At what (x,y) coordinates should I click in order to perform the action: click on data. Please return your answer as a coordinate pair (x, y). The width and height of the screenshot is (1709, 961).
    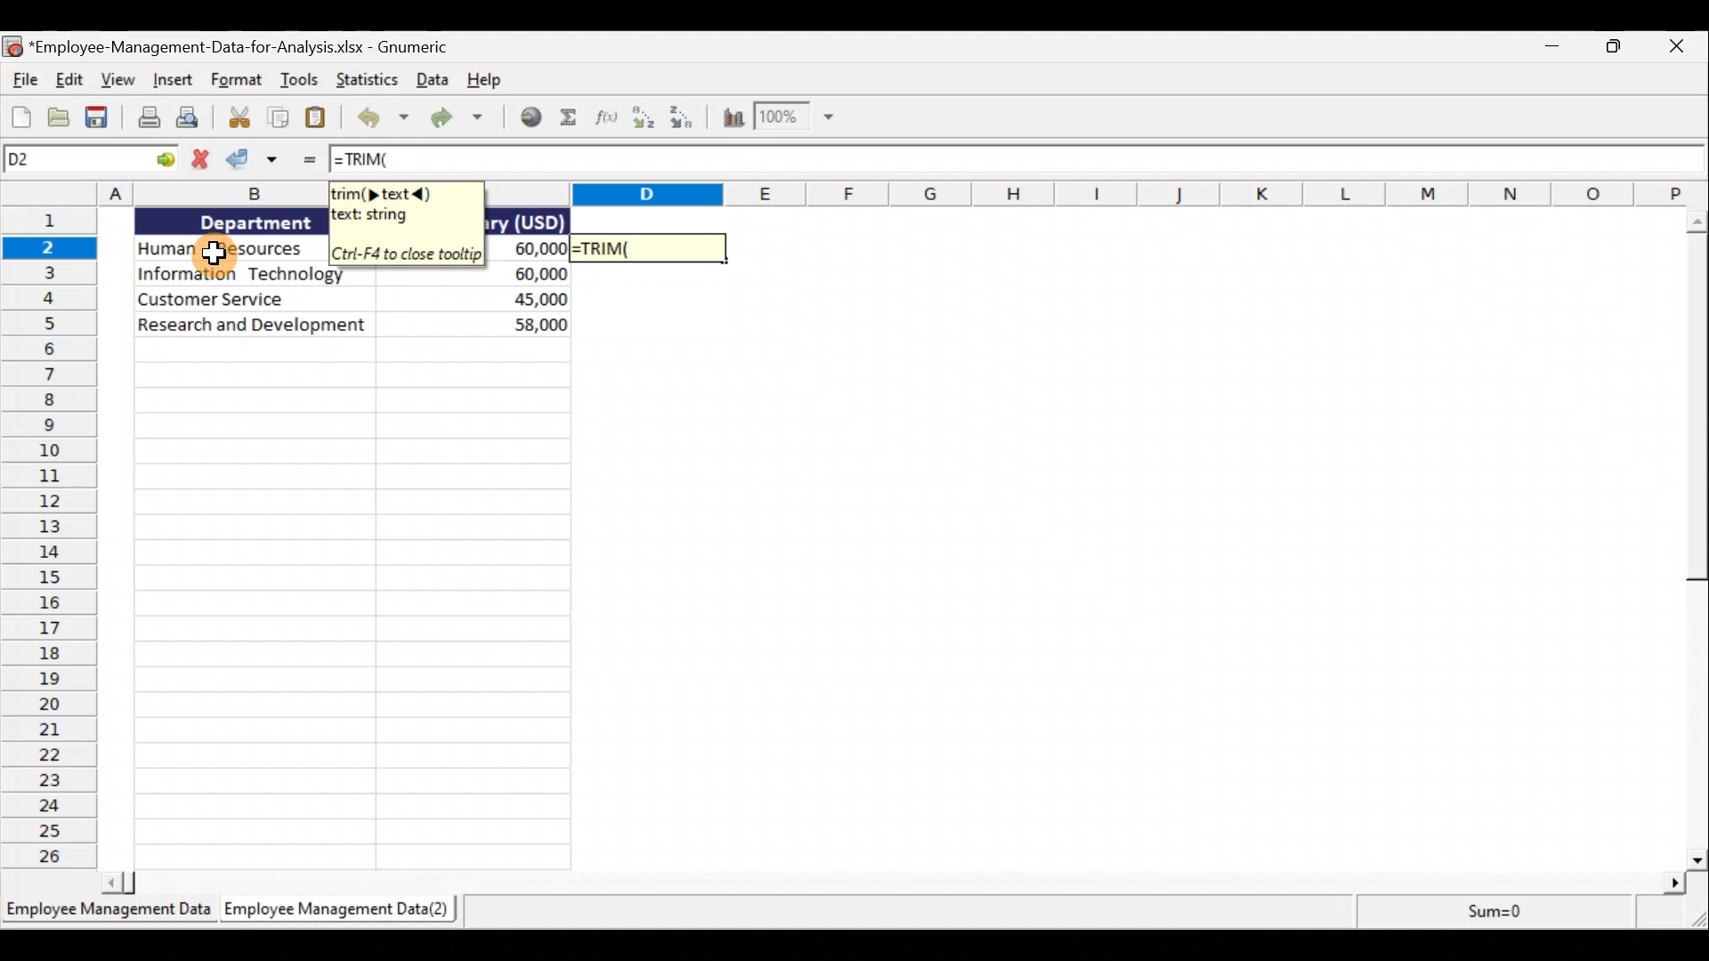
    Looking at the image, I should click on (336, 280).